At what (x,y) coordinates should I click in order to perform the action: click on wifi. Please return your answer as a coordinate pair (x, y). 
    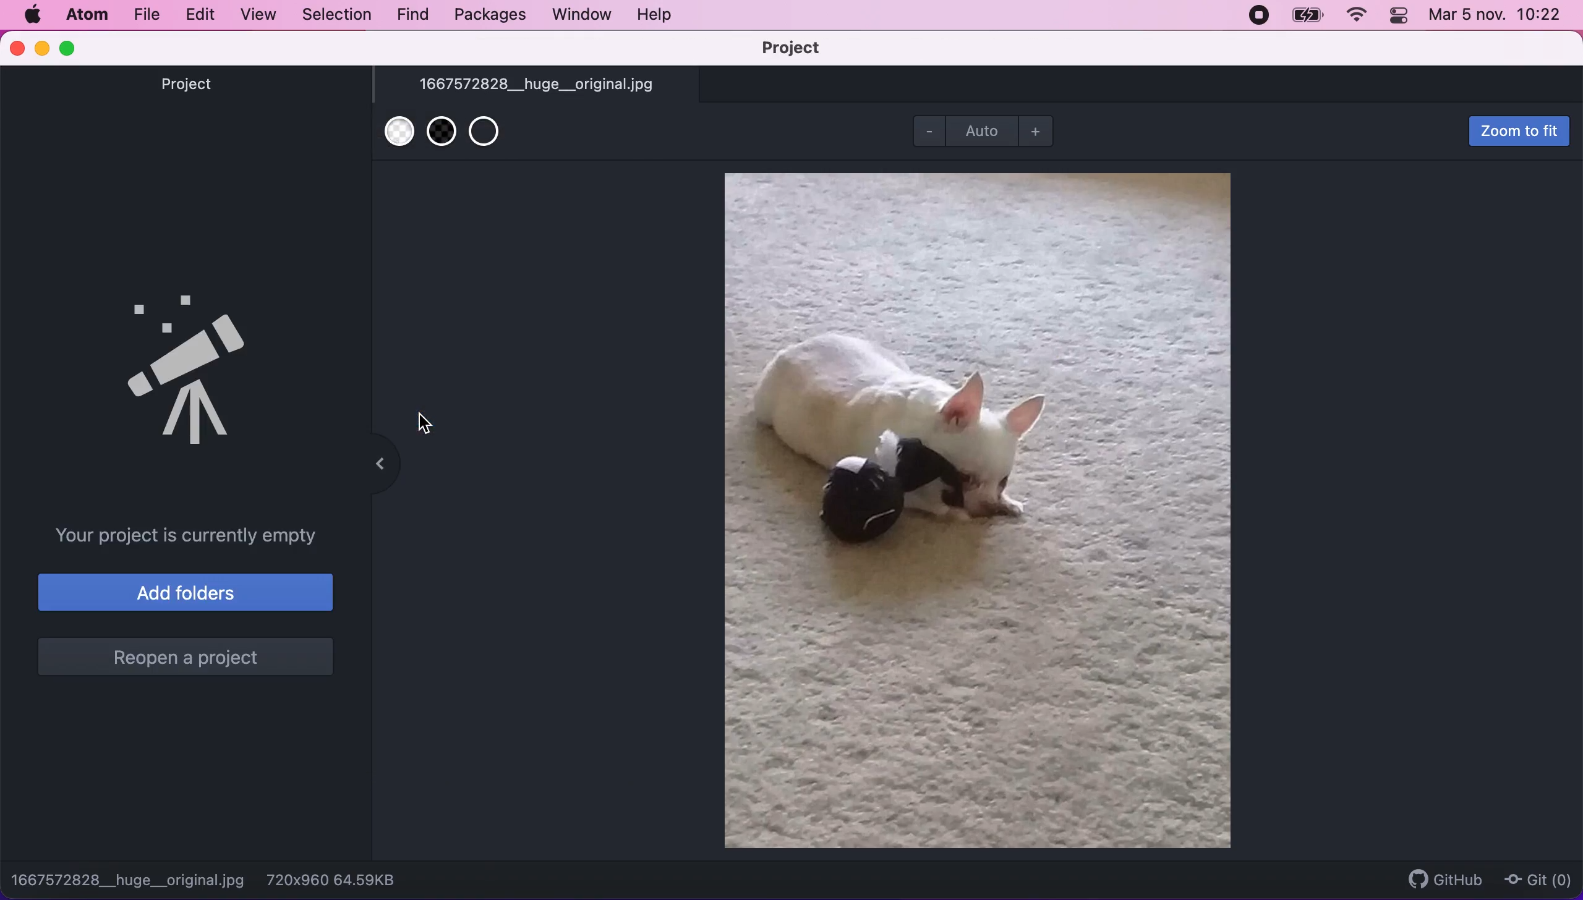
    Looking at the image, I should click on (1357, 16).